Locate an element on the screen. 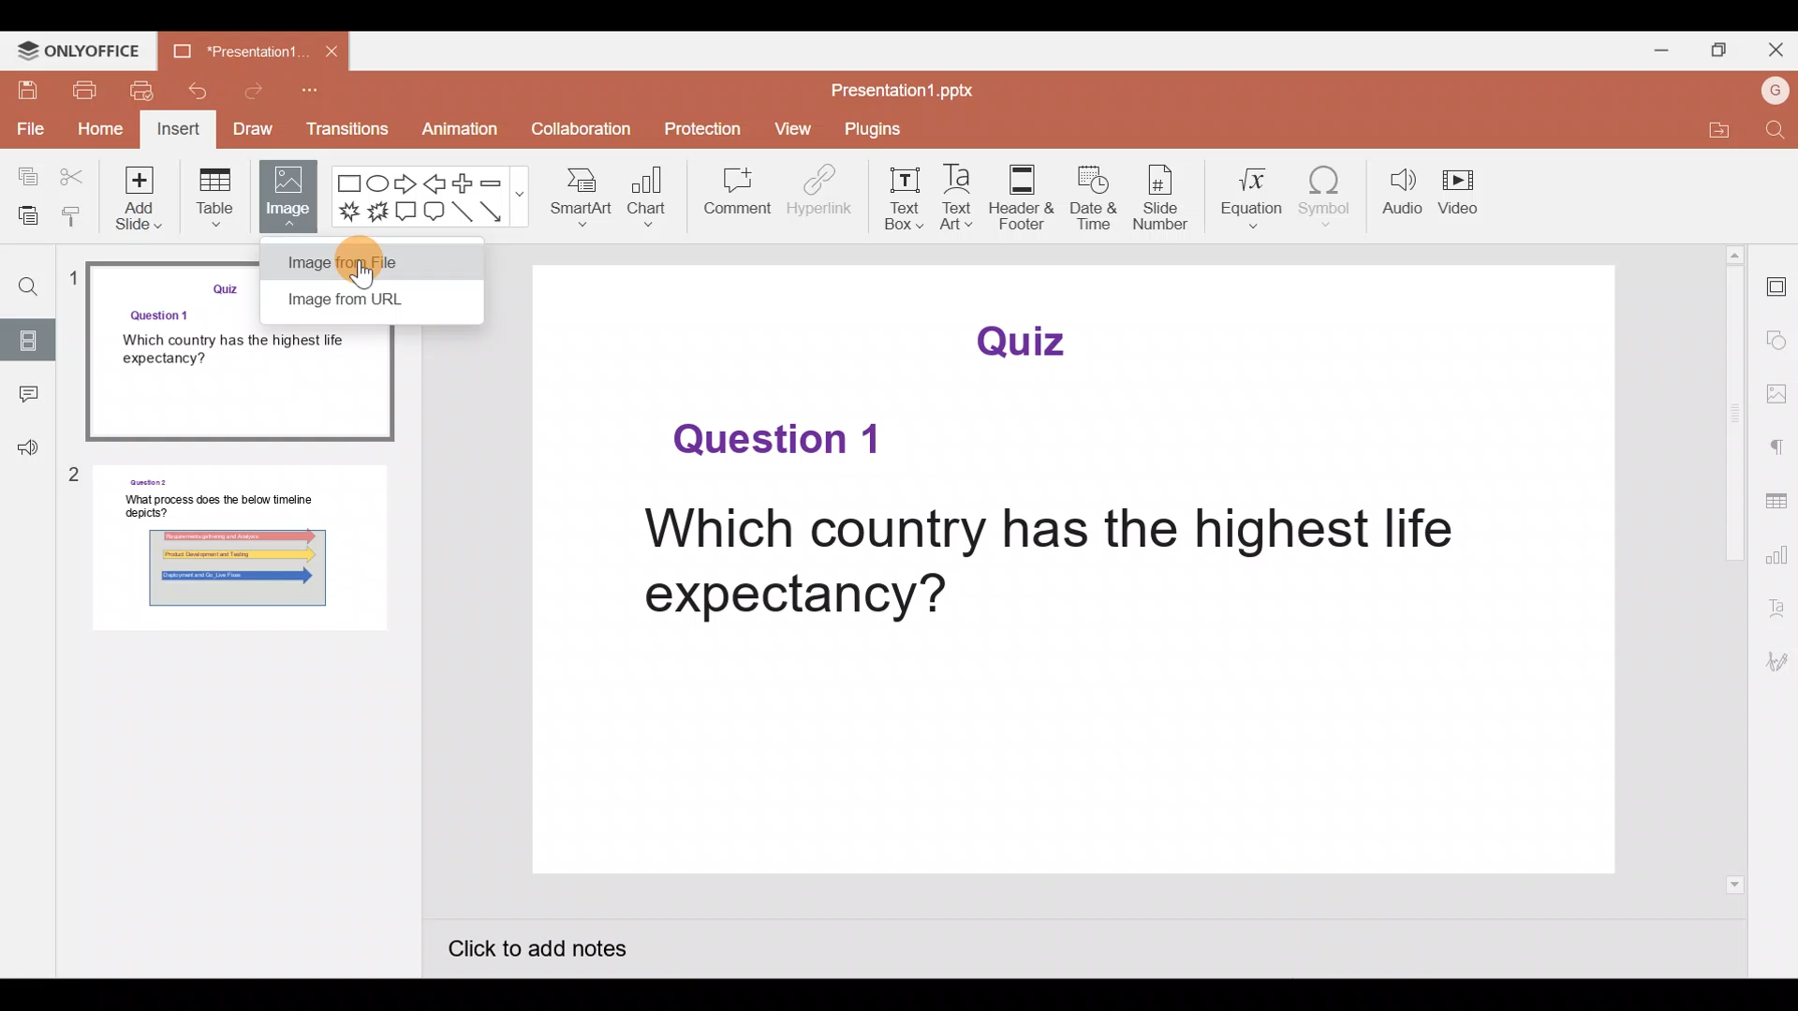  Add slide is located at coordinates (141, 203).